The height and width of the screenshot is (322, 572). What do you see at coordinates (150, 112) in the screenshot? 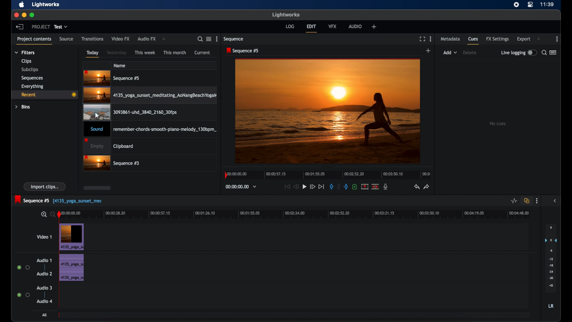
I see `videoclip` at bounding box center [150, 112].